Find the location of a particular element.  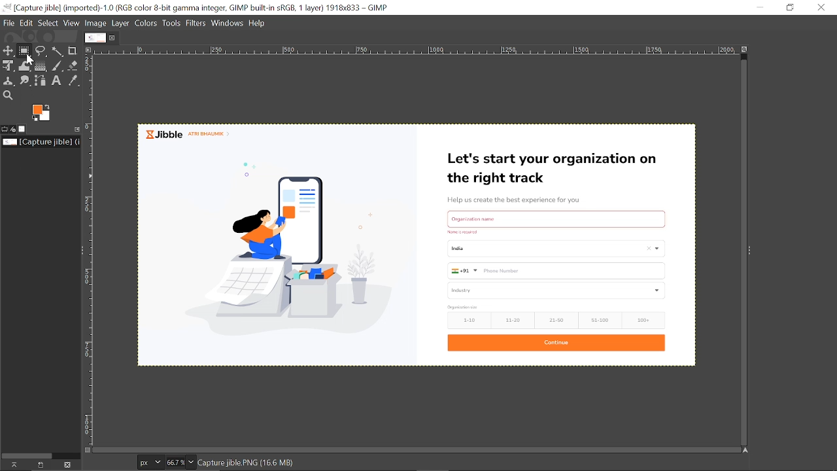

Tool options is located at coordinates (5, 130).